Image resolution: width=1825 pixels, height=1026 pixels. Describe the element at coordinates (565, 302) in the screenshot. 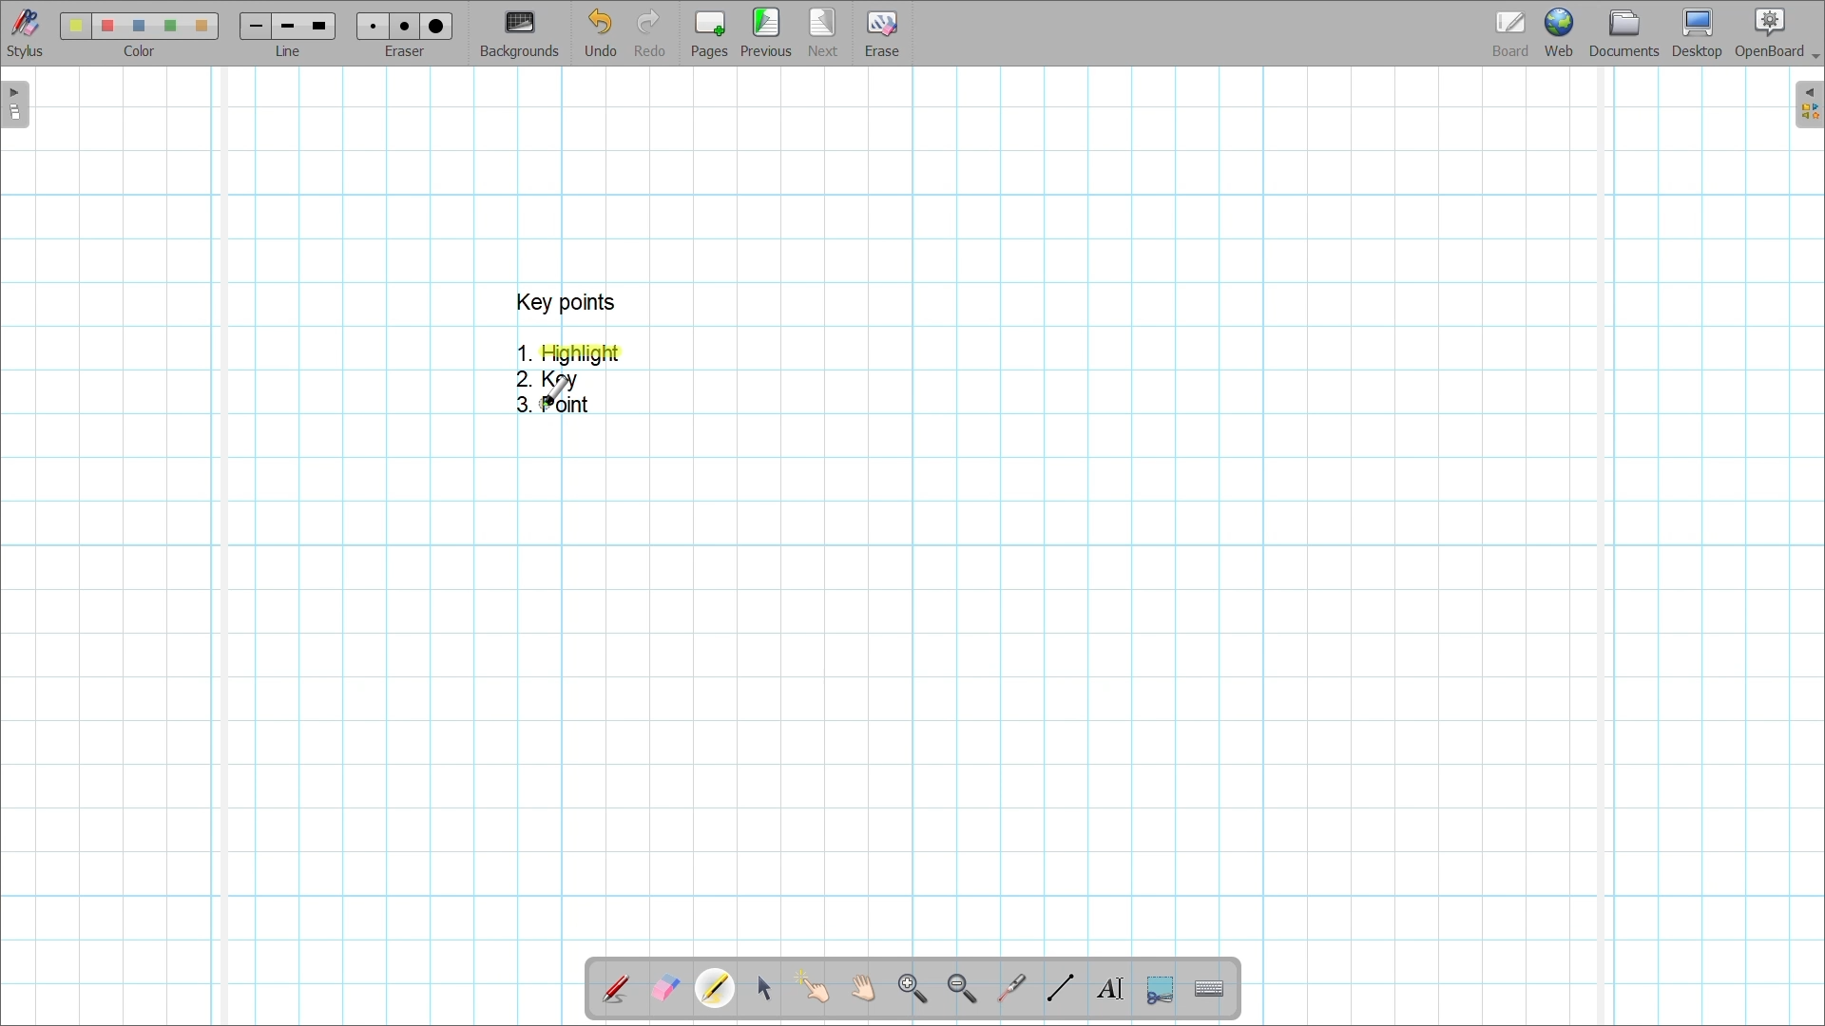

I see `key points` at that location.